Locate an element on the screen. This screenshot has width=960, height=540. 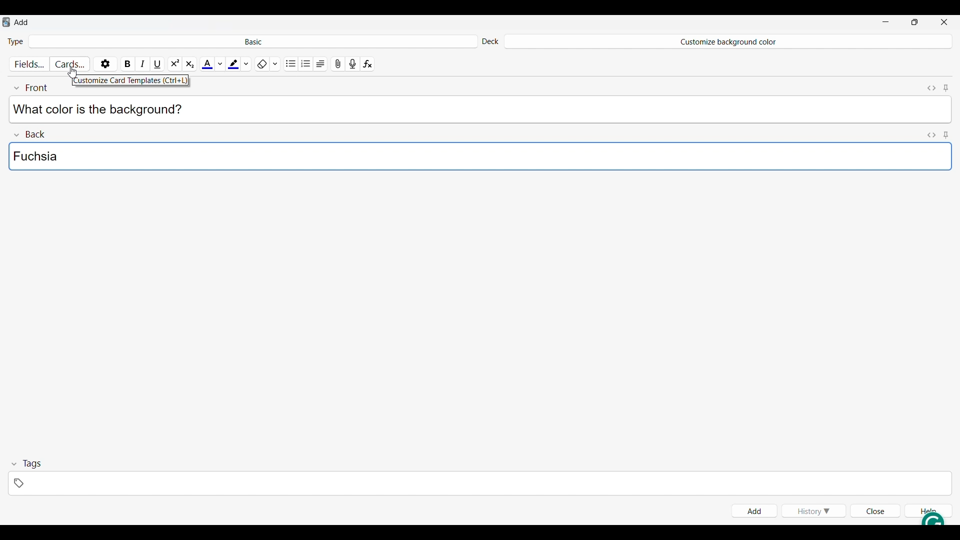
Collapse tags is located at coordinates (26, 464).